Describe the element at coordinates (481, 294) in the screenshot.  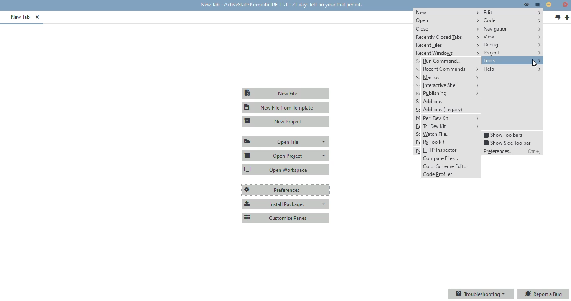
I see `troubleshooting` at that location.